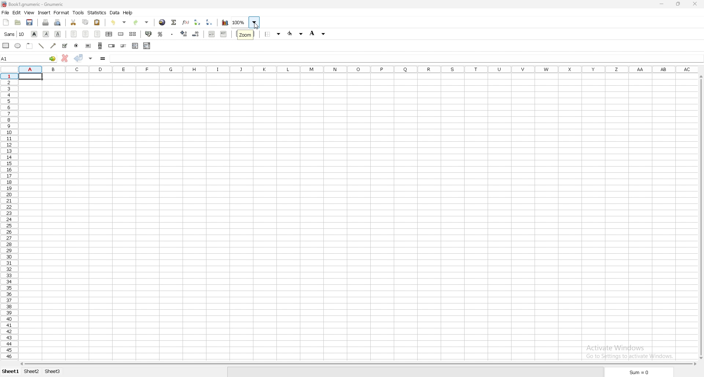  What do you see at coordinates (29, 45) in the screenshot?
I see `frame` at bounding box center [29, 45].